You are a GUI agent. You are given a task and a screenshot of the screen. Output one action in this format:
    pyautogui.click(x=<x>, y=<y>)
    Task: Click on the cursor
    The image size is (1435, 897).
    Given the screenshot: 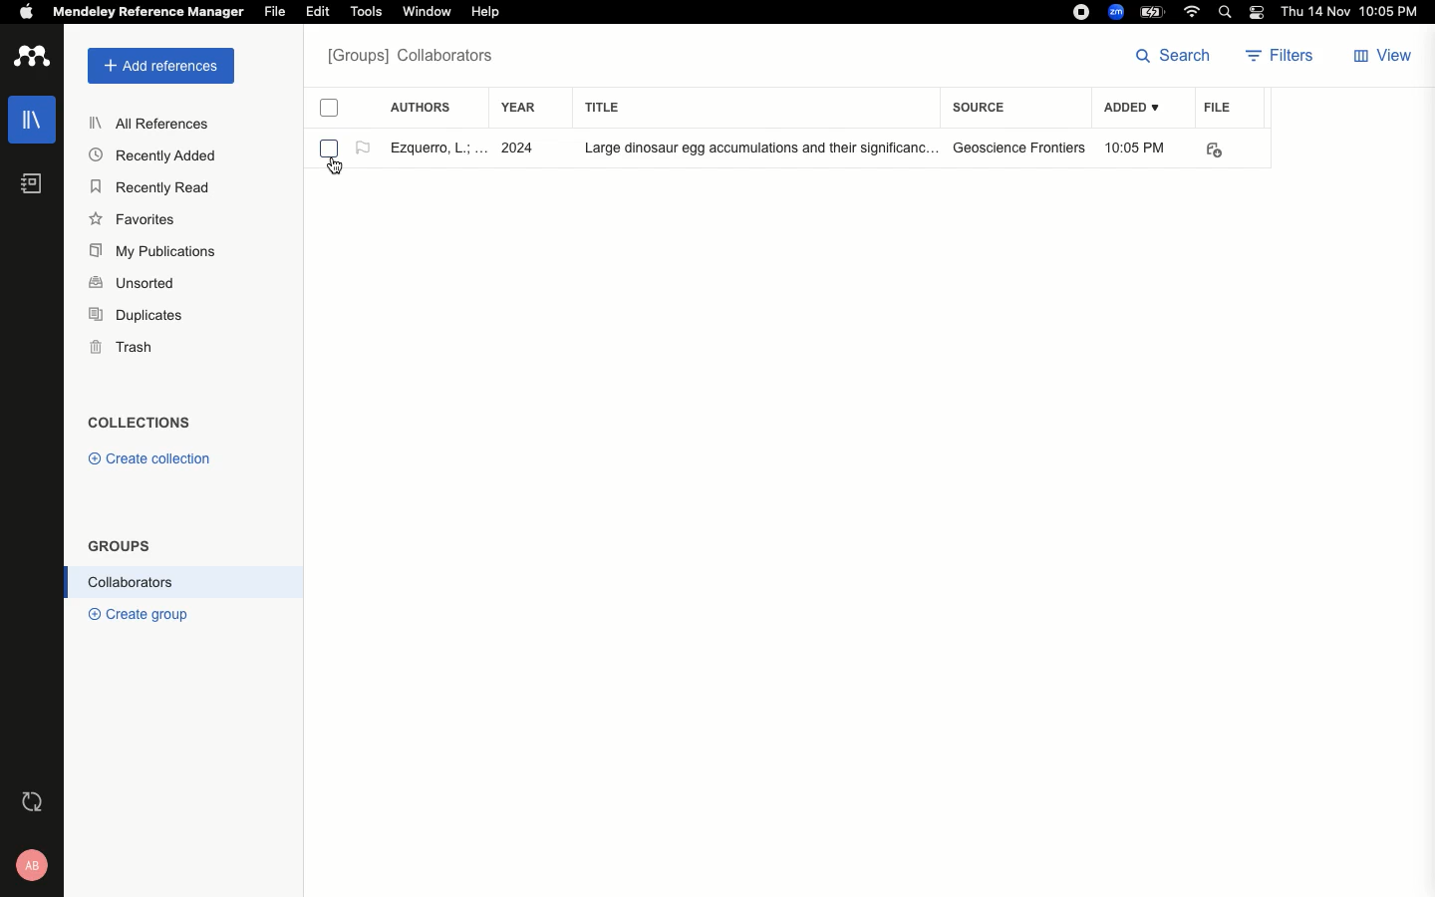 What is the action you would take?
    pyautogui.click(x=336, y=167)
    